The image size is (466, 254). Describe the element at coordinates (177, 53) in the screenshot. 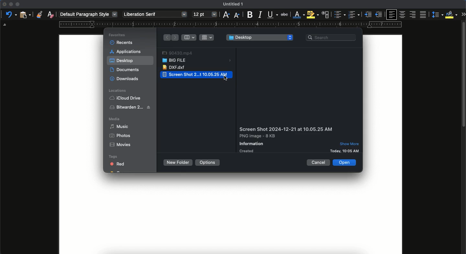

I see `video` at that location.